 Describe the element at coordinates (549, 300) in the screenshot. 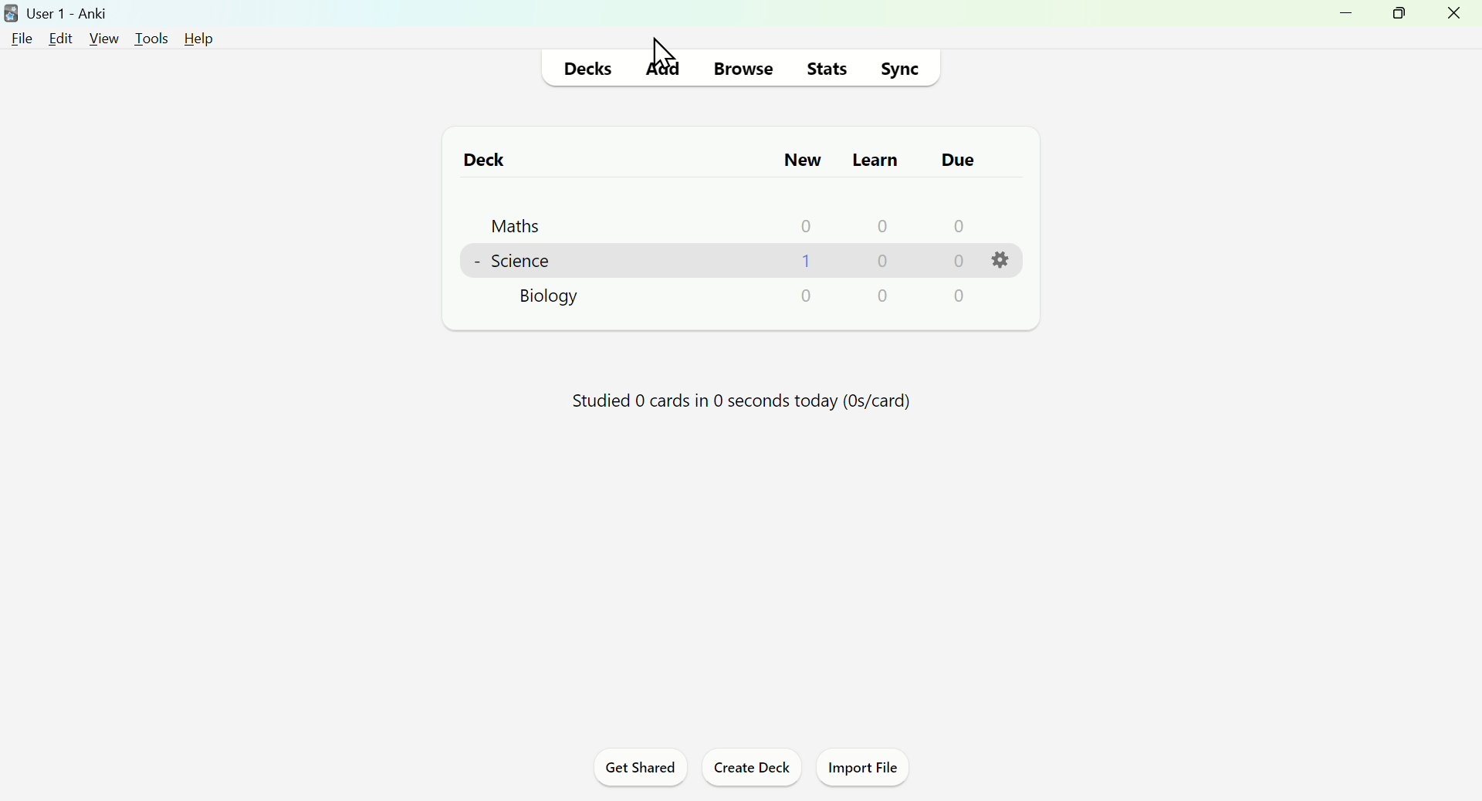

I see `Biology` at that location.